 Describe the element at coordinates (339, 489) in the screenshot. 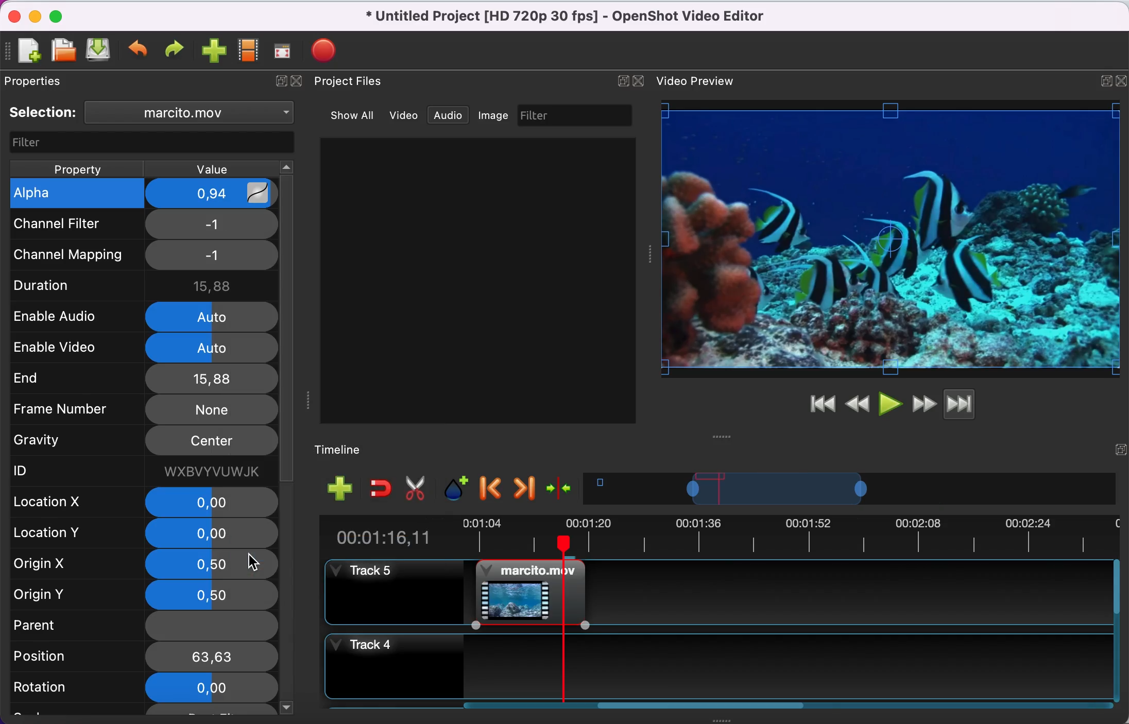

I see `add track` at that location.